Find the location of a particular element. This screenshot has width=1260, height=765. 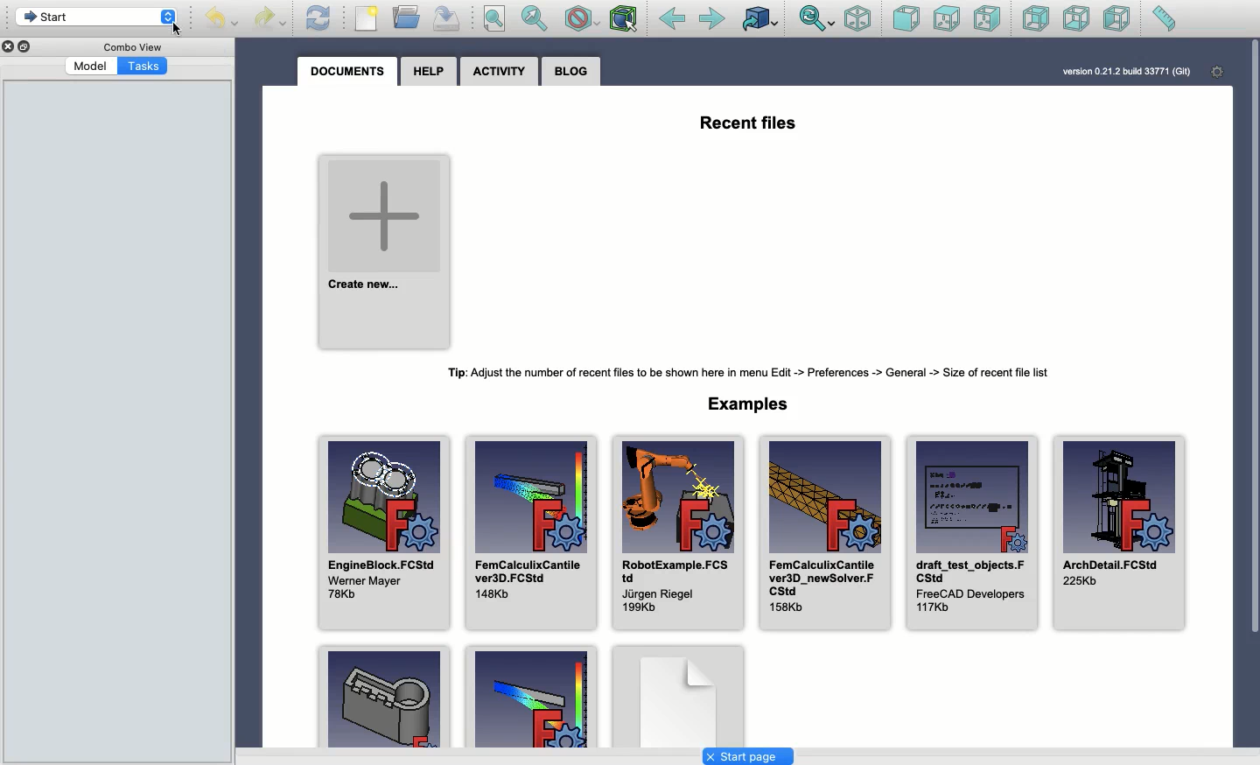

Example 3 is located at coordinates (678, 695).